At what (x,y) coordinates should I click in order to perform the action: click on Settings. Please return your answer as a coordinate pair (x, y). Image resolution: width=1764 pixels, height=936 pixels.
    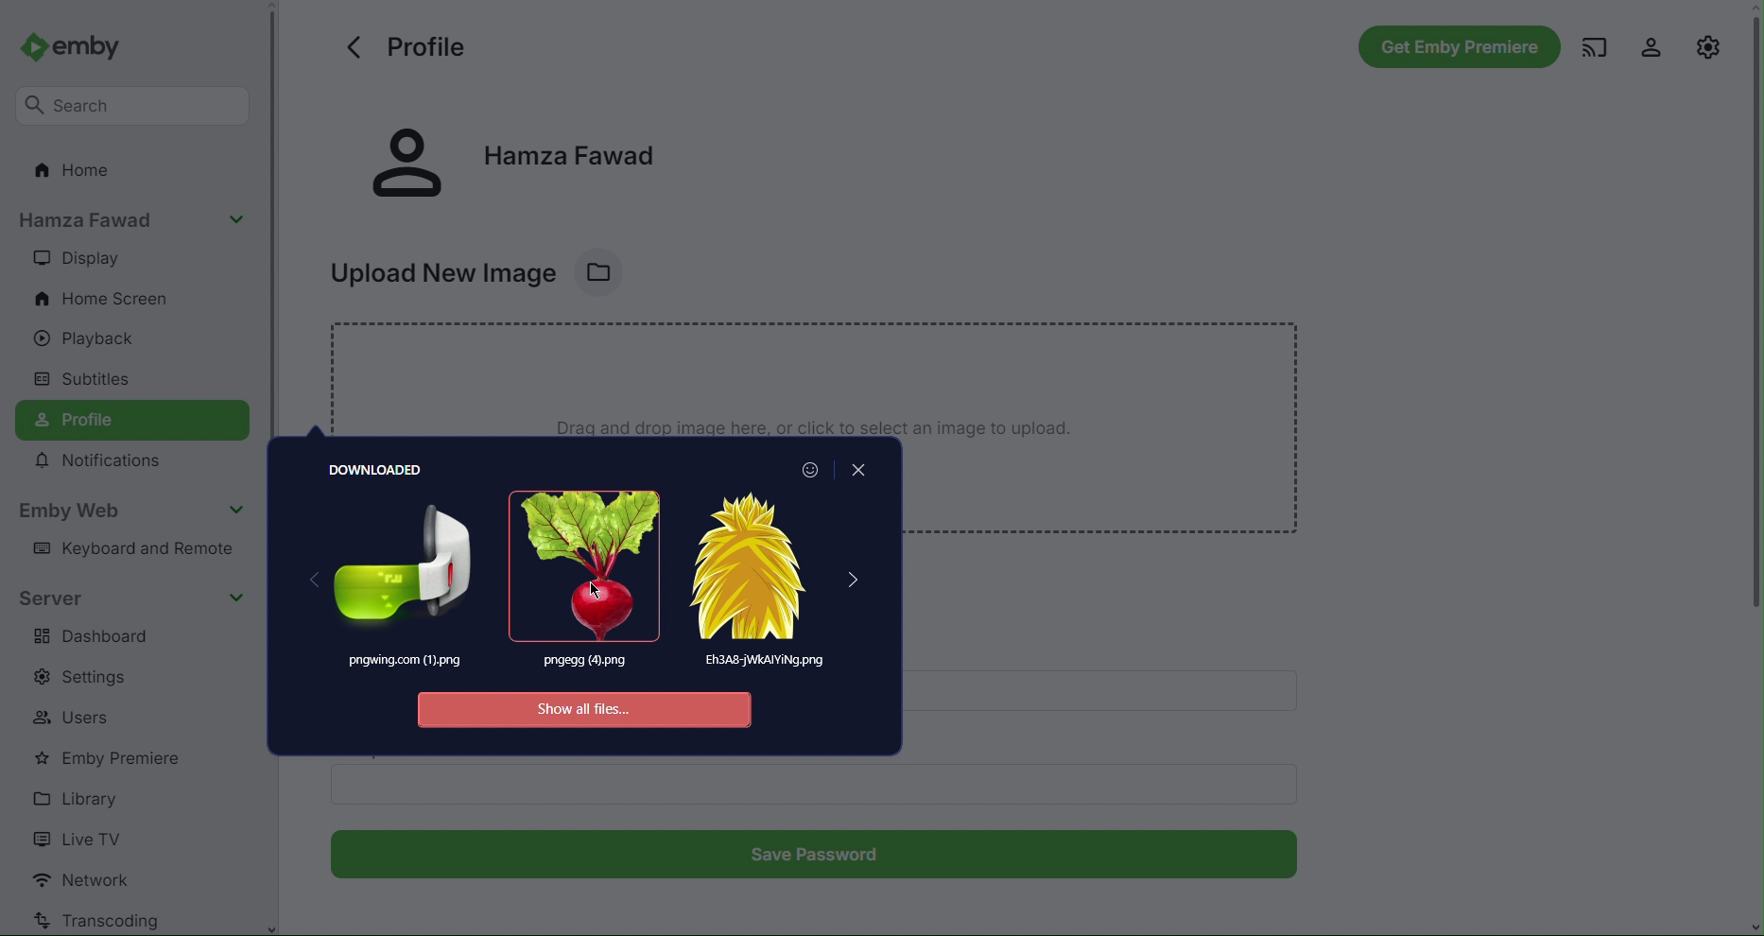
    Looking at the image, I should click on (1708, 44).